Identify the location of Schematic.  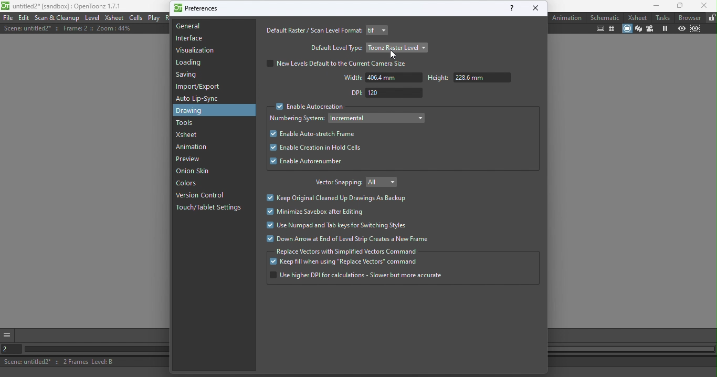
(605, 17).